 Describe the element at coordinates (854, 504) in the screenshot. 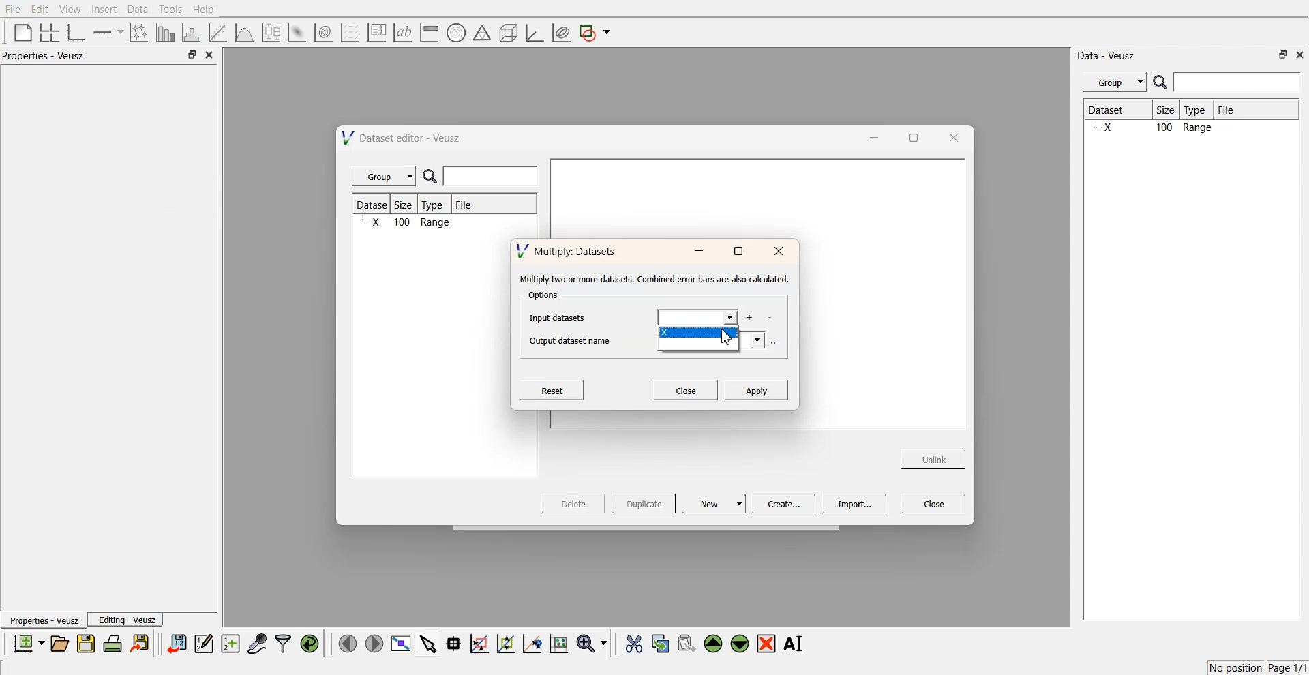

I see `Import...` at that location.